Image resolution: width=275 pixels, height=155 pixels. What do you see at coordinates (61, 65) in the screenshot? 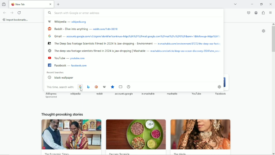
I see `facebook` at bounding box center [61, 65].